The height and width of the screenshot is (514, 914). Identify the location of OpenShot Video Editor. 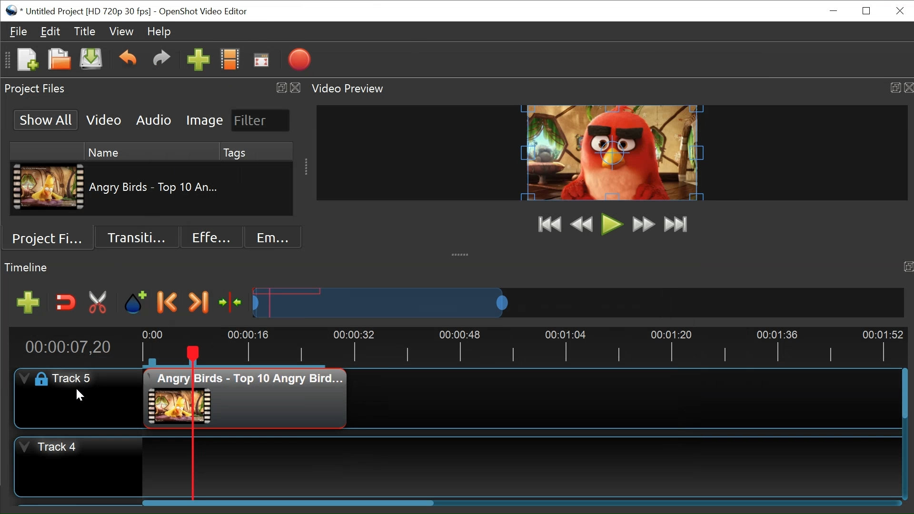
(205, 12).